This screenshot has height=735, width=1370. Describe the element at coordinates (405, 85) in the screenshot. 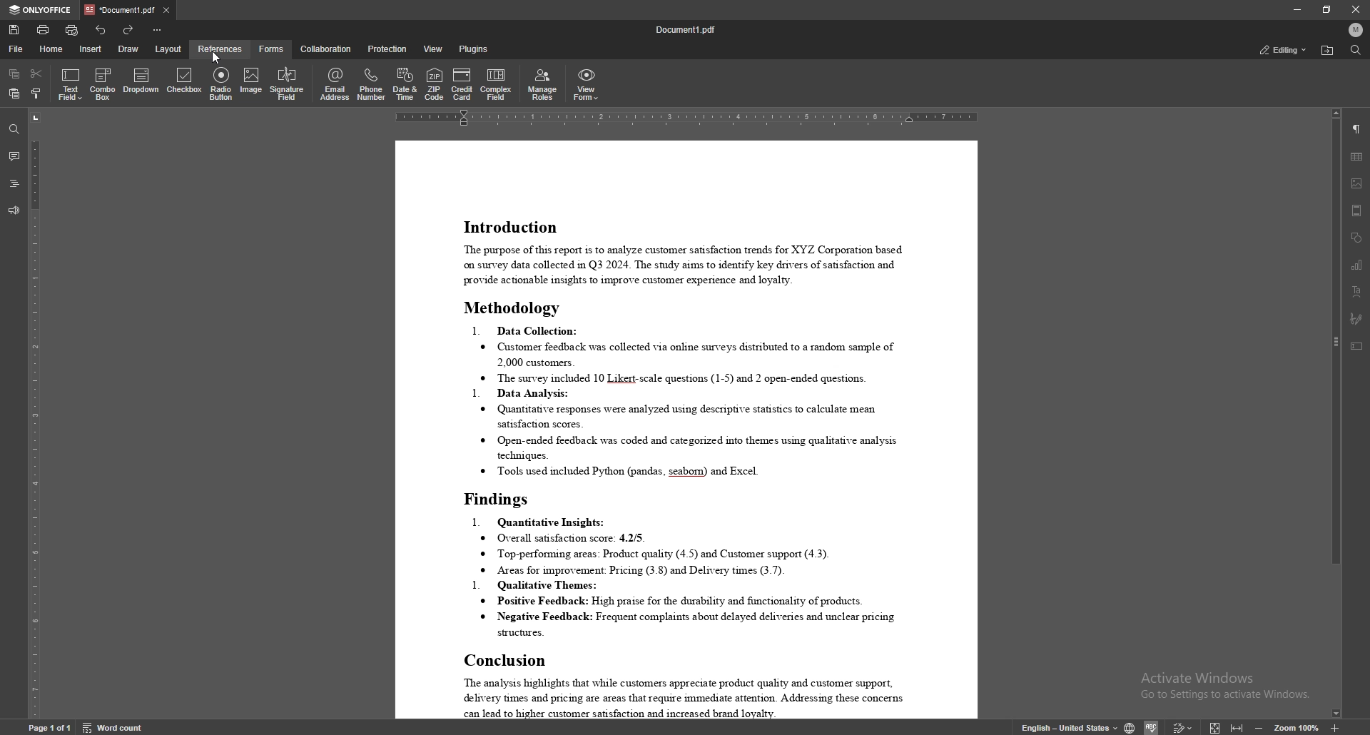

I see `date and time` at that location.